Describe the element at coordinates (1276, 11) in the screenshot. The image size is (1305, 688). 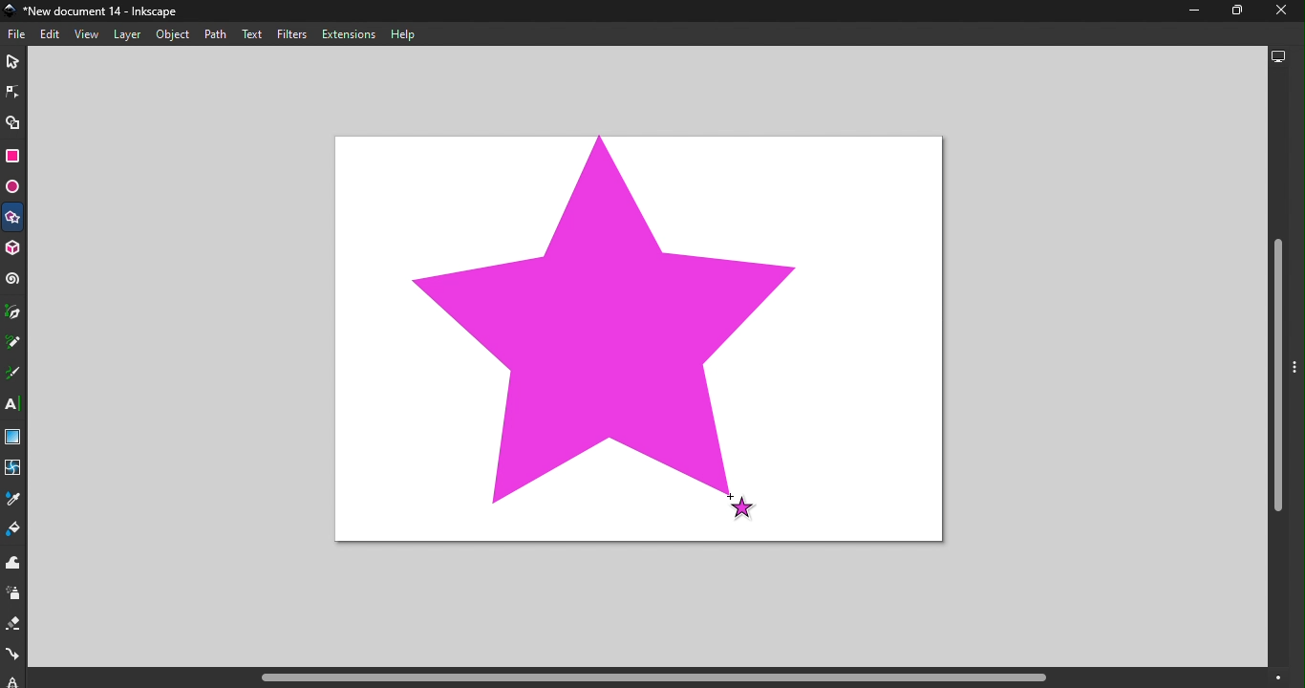
I see `close` at that location.